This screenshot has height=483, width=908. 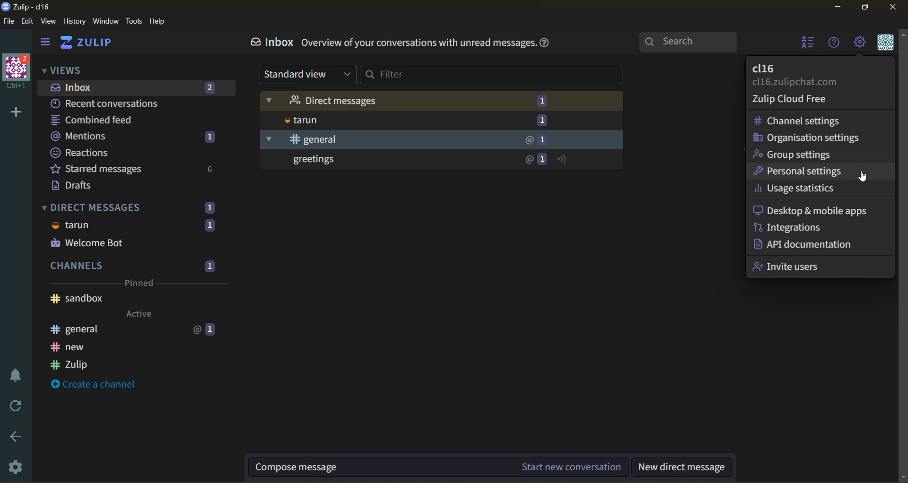 What do you see at coordinates (122, 121) in the screenshot?
I see `combined feed` at bounding box center [122, 121].